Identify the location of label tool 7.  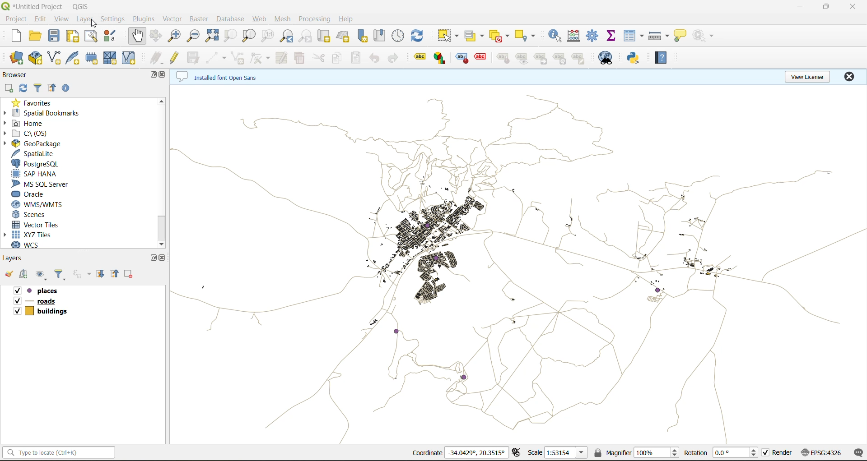
(543, 60).